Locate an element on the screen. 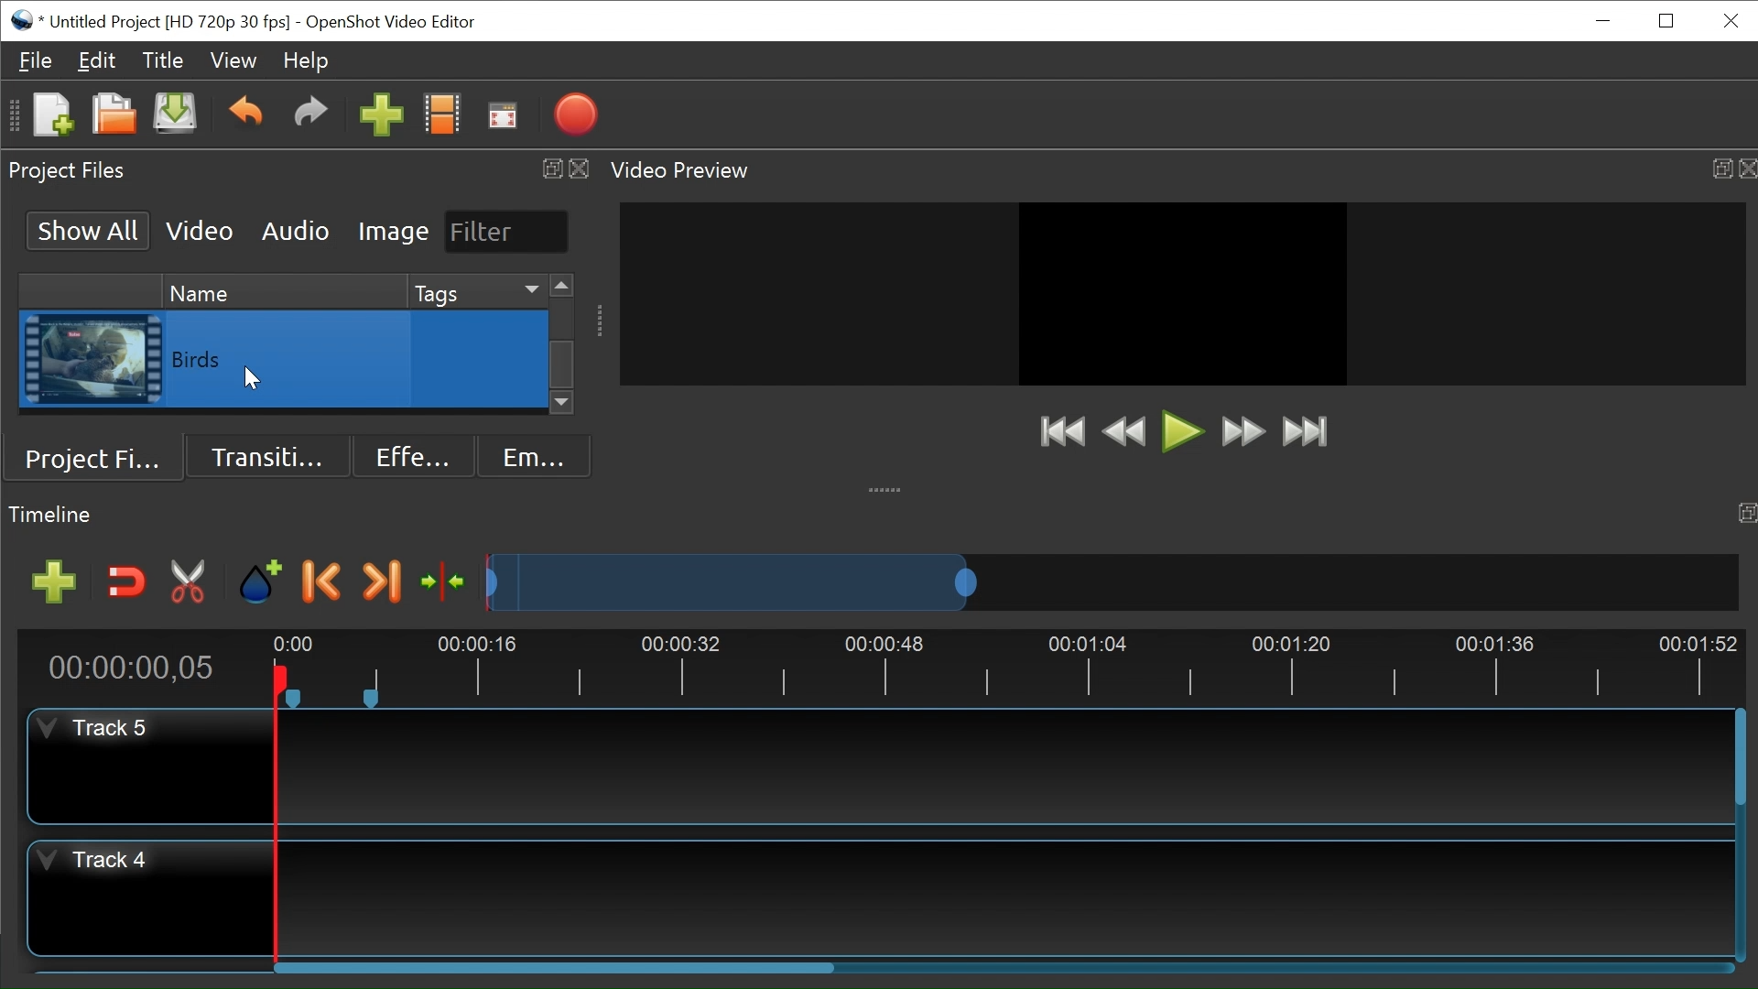 Image resolution: width=1758 pixels, height=989 pixels. Redo is located at coordinates (310, 116).